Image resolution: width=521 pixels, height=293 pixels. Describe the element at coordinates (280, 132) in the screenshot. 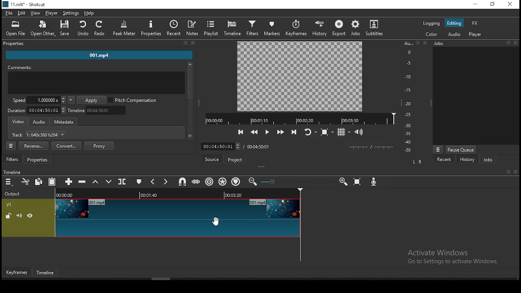

I see `play quickly forwards` at that location.